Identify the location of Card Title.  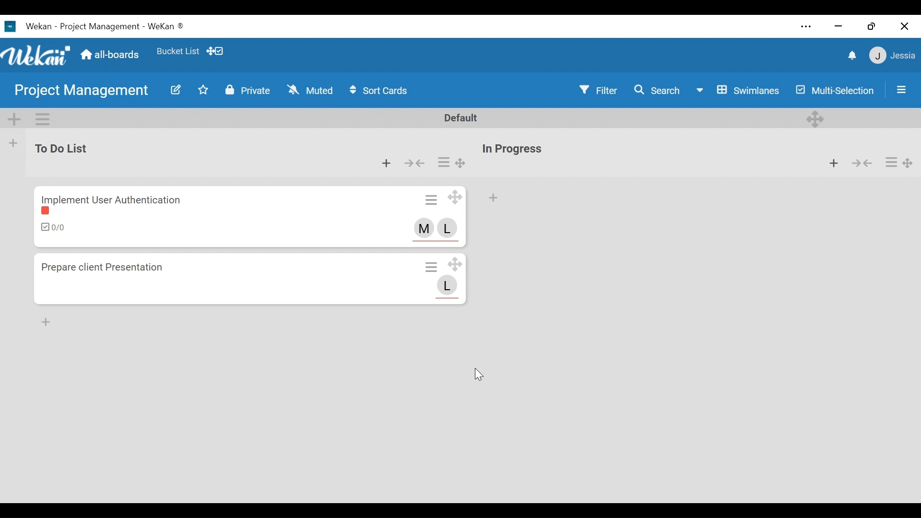
(111, 198).